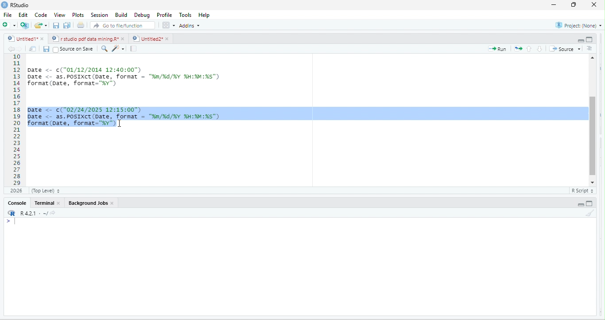 This screenshot has width=605, height=320. What do you see at coordinates (21, 49) in the screenshot?
I see `go forward to the next source location` at bounding box center [21, 49].